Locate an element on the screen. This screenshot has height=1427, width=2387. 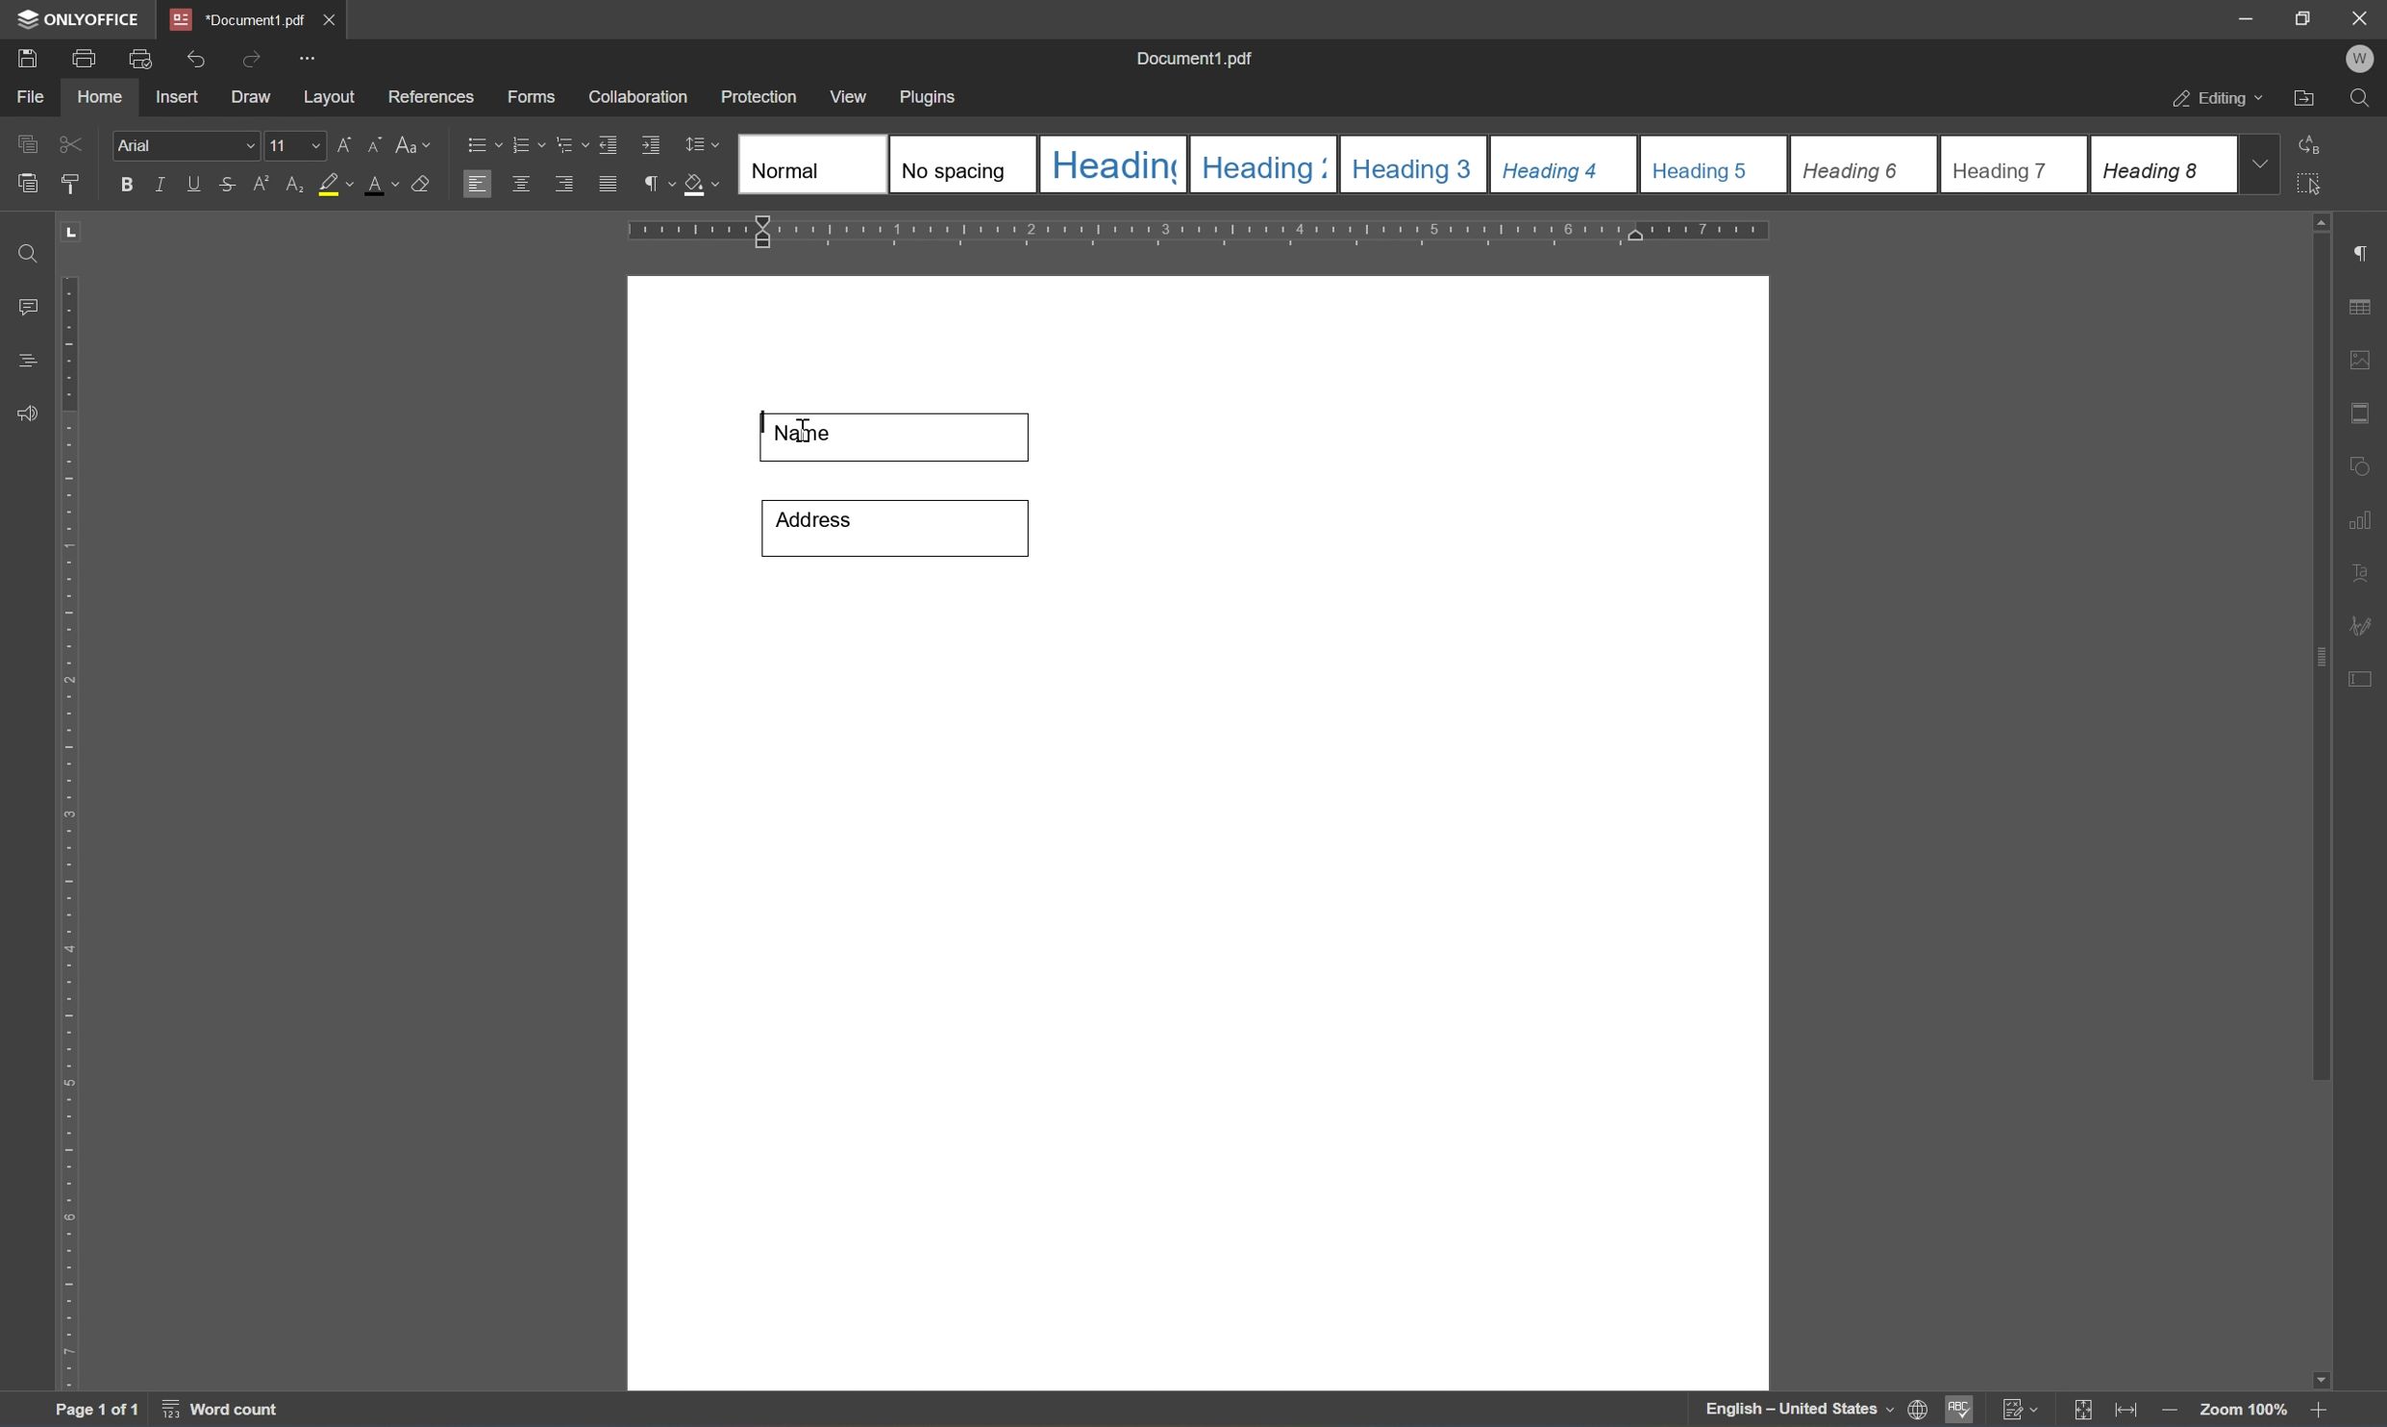
zoom 100% is located at coordinates (2243, 1409).